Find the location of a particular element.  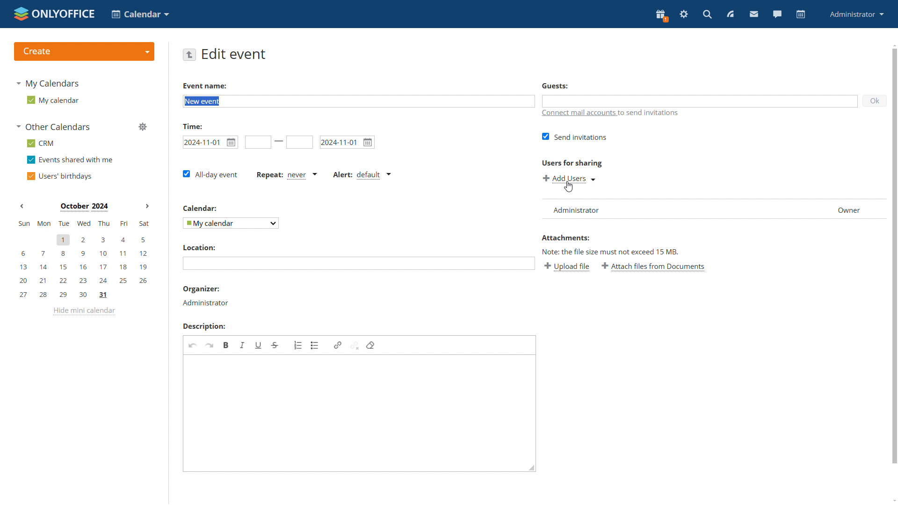

guests is located at coordinates (700, 101).